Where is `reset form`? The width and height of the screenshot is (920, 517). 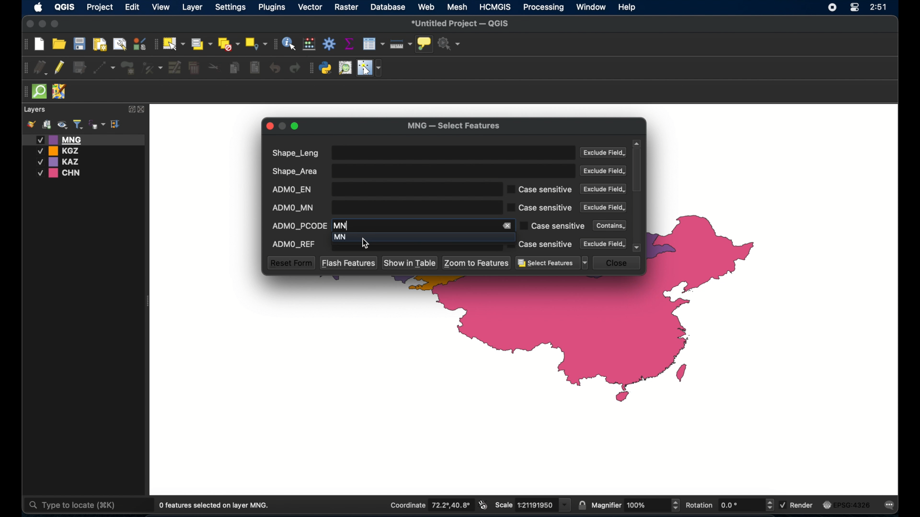
reset form is located at coordinates (290, 263).